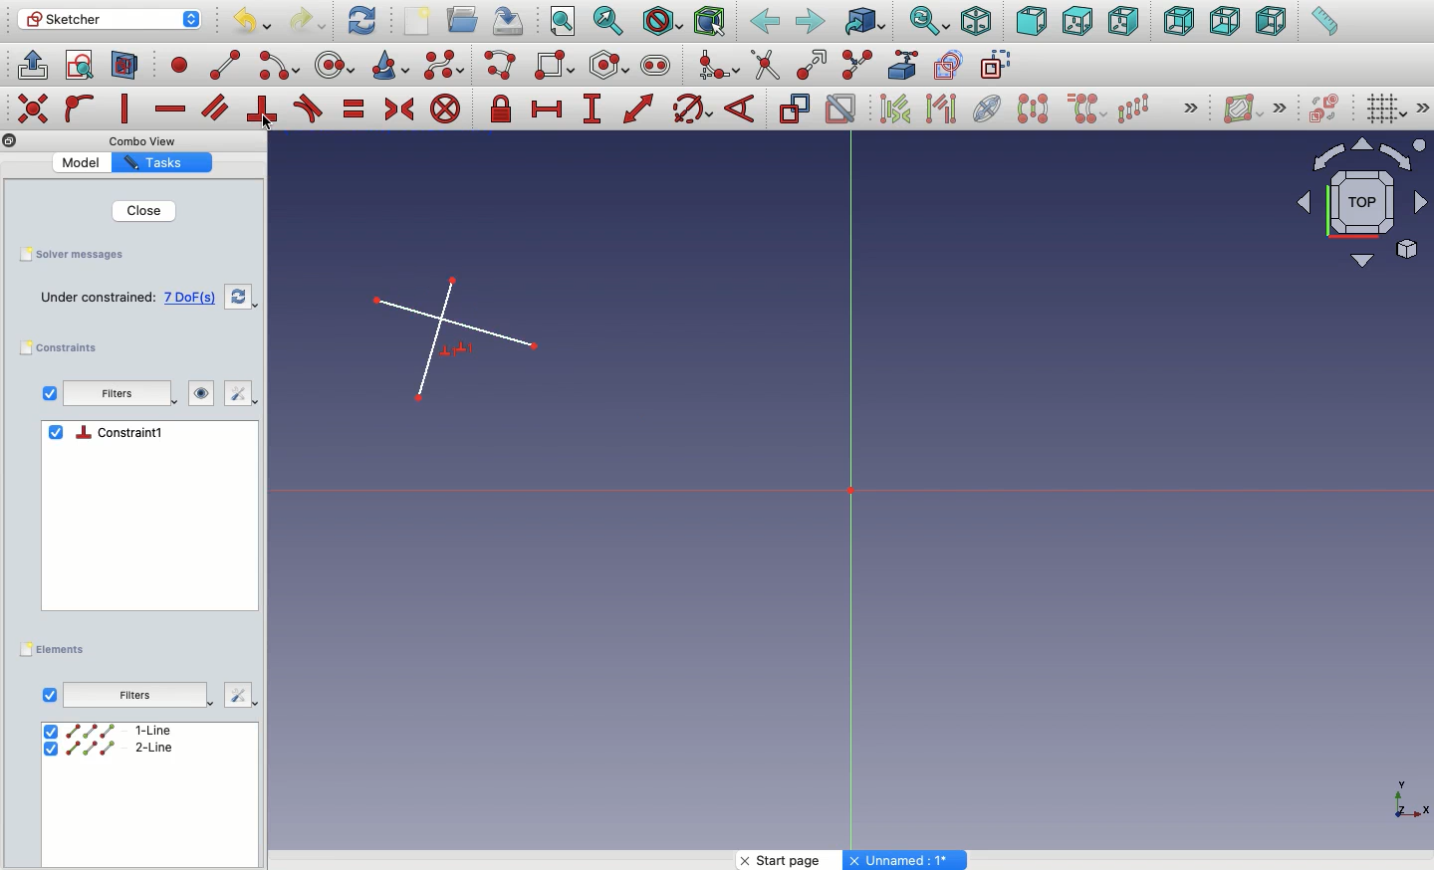  What do you see at coordinates (1177, 22) in the screenshot?
I see `Rear` at bounding box center [1177, 22].